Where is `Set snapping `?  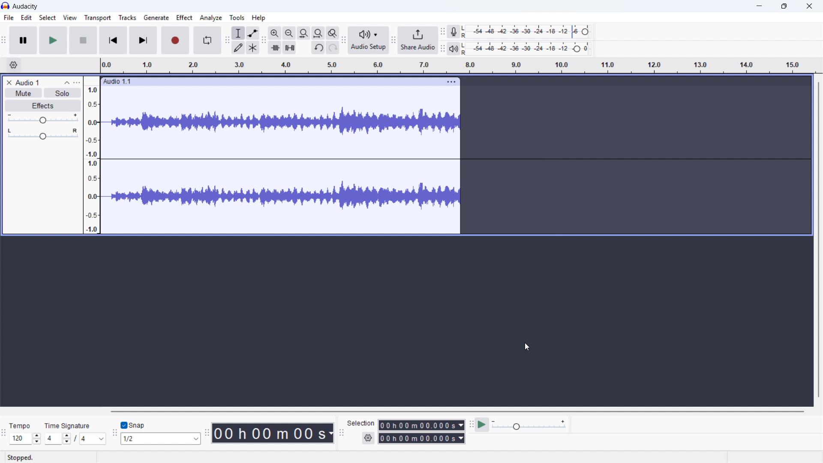
Set snapping  is located at coordinates (160, 439).